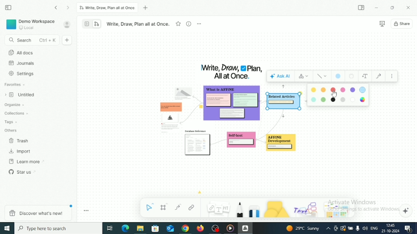  What do you see at coordinates (392, 76) in the screenshot?
I see `More` at bounding box center [392, 76].